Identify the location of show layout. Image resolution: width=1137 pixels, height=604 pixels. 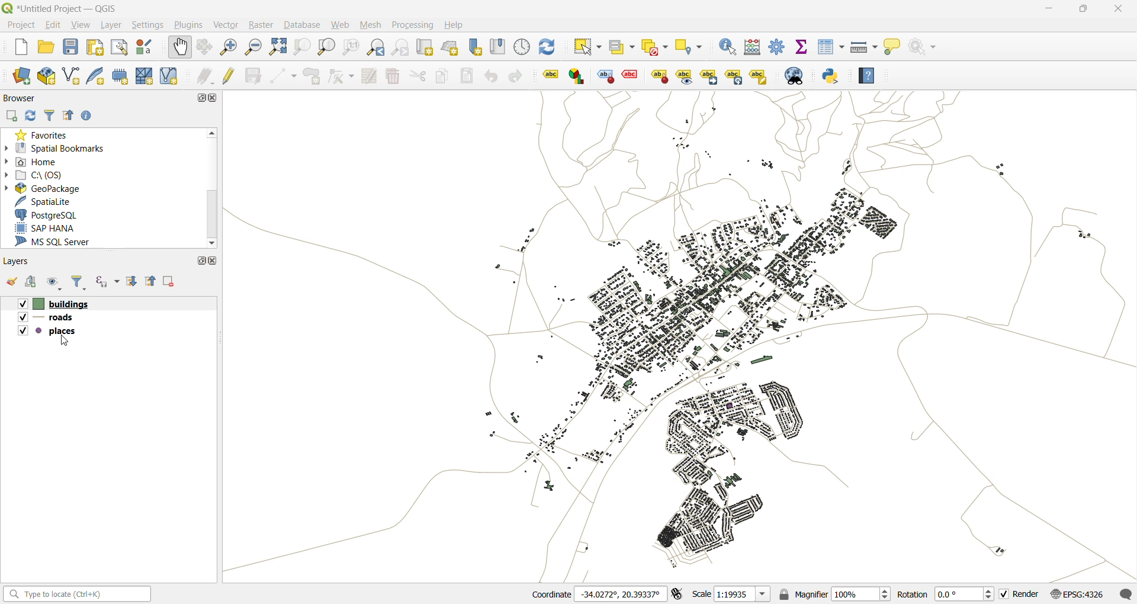
(121, 48).